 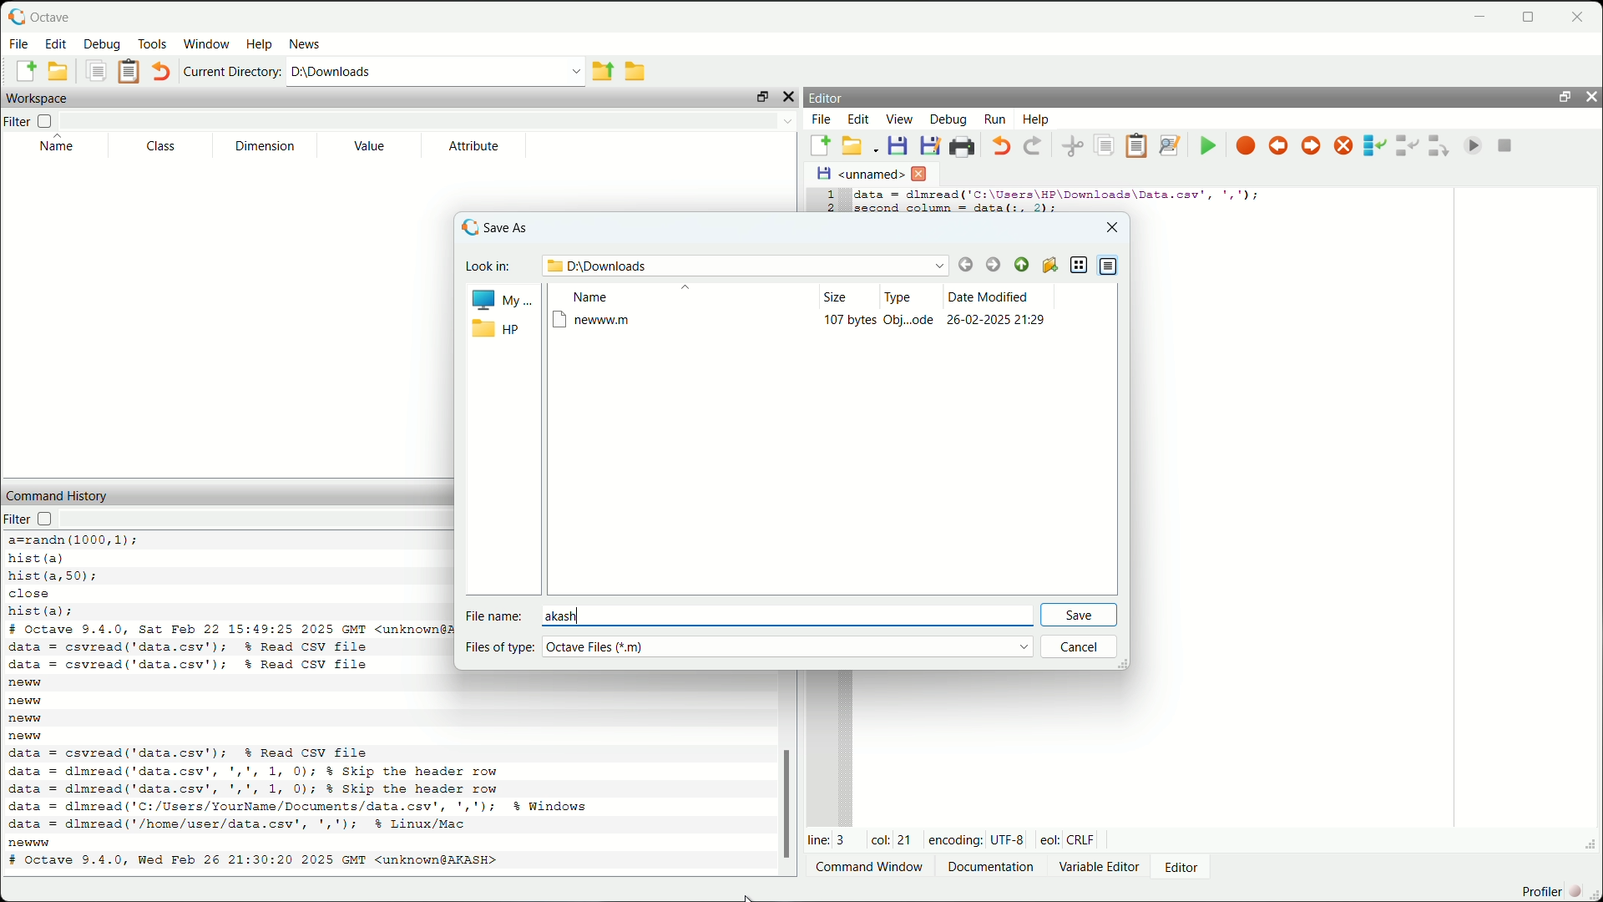 I want to click on save file, so click(x=900, y=149).